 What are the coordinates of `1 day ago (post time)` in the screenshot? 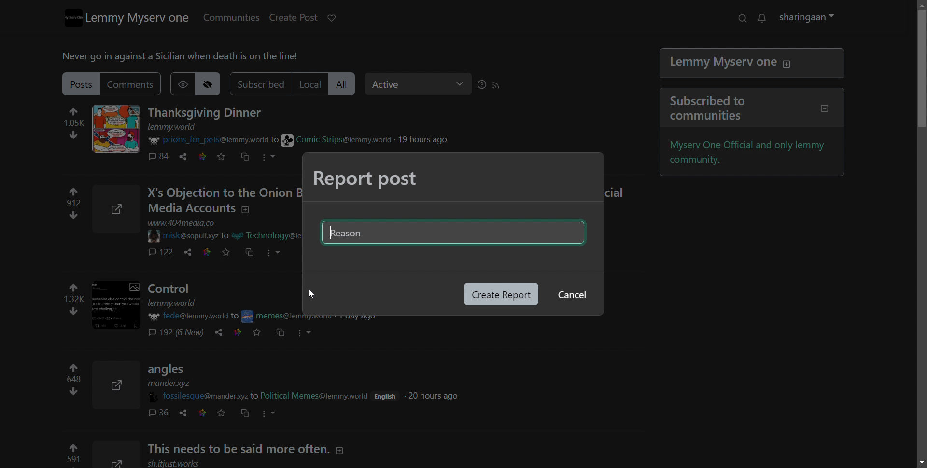 It's located at (360, 319).